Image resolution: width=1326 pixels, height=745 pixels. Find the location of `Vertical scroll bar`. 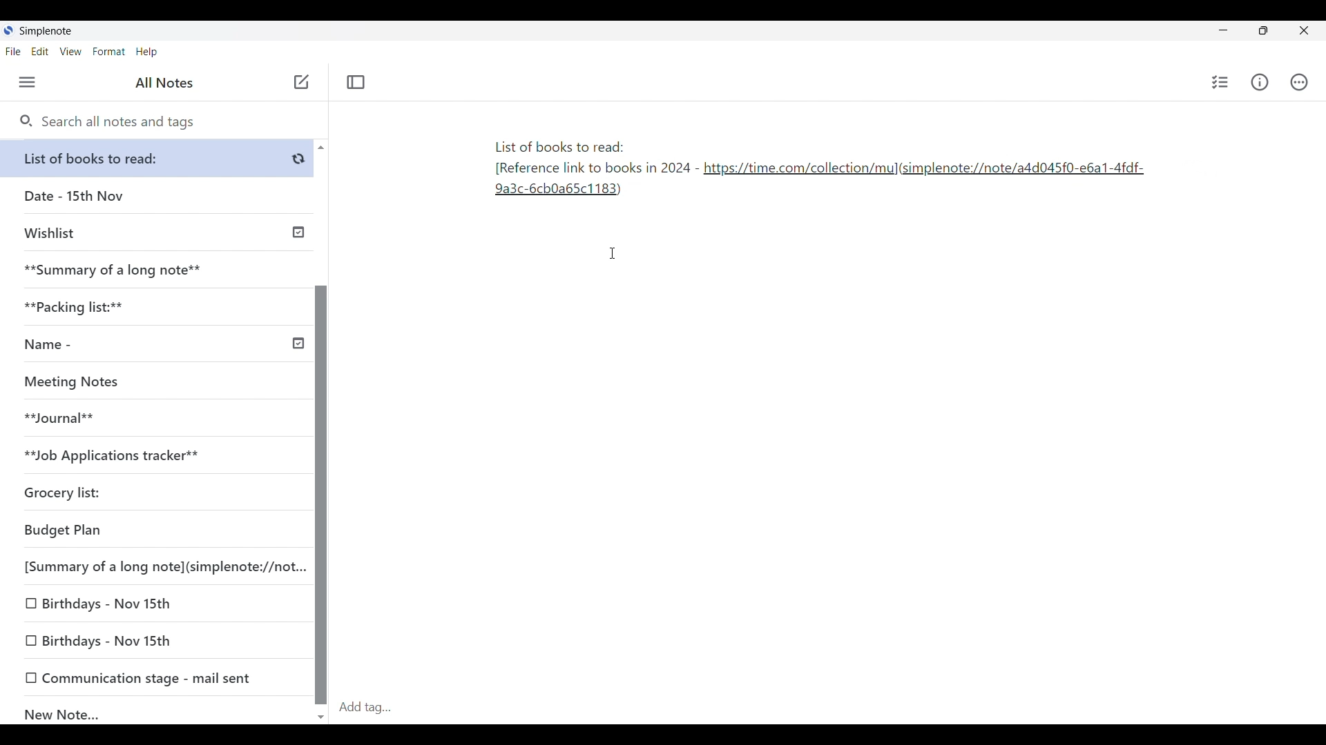

Vertical scroll bar is located at coordinates (320, 430).